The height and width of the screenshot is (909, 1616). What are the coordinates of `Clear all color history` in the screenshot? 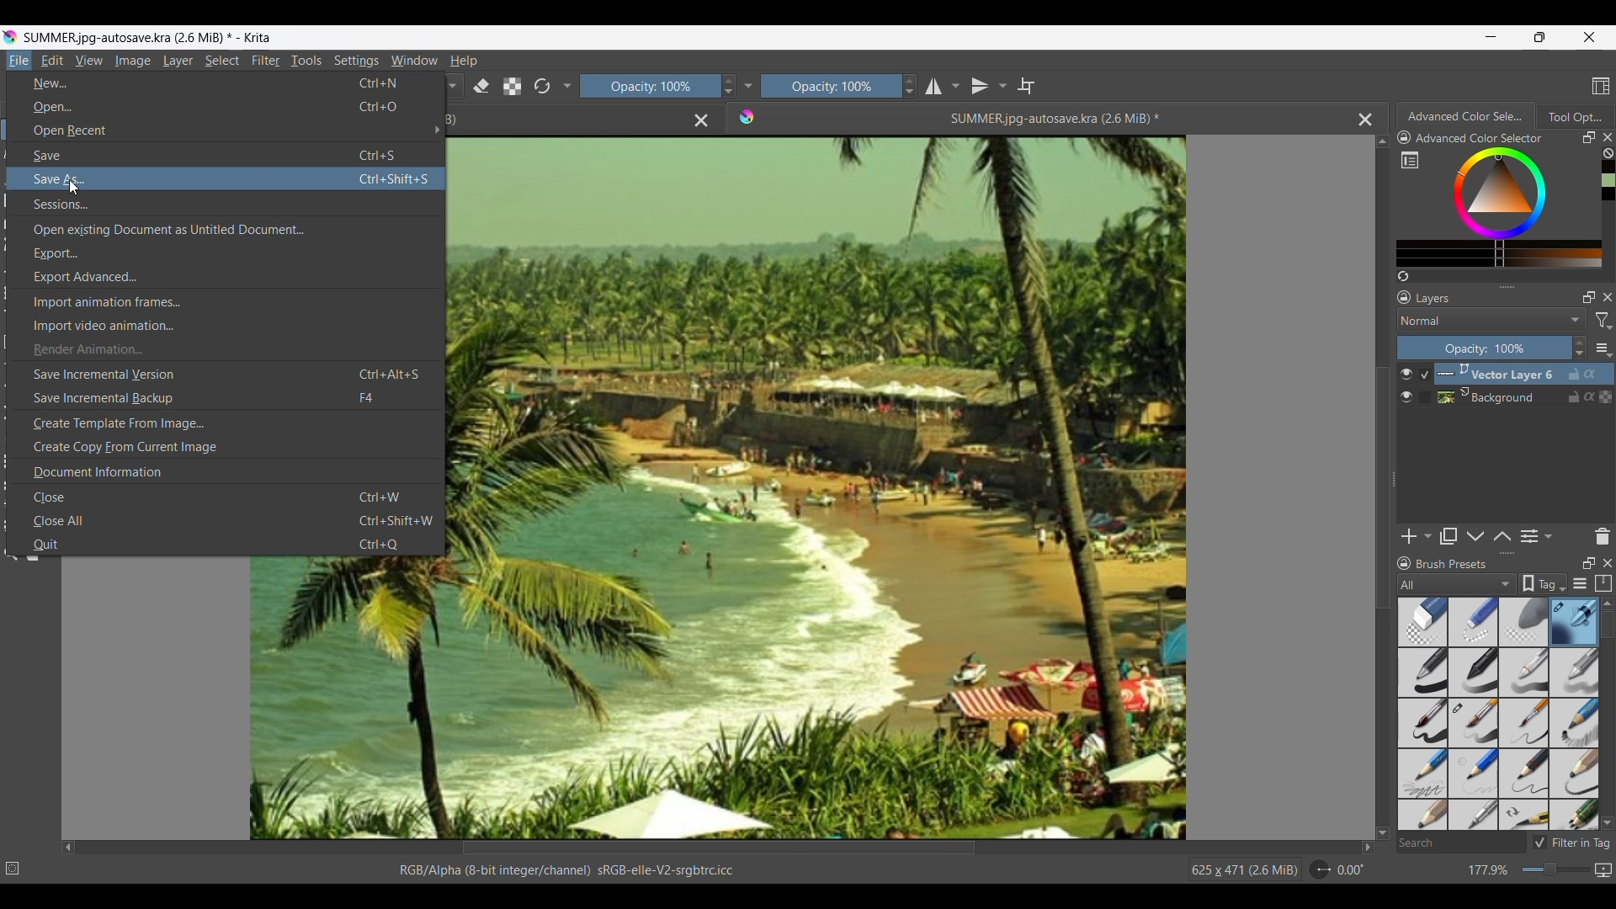 It's located at (1608, 153).